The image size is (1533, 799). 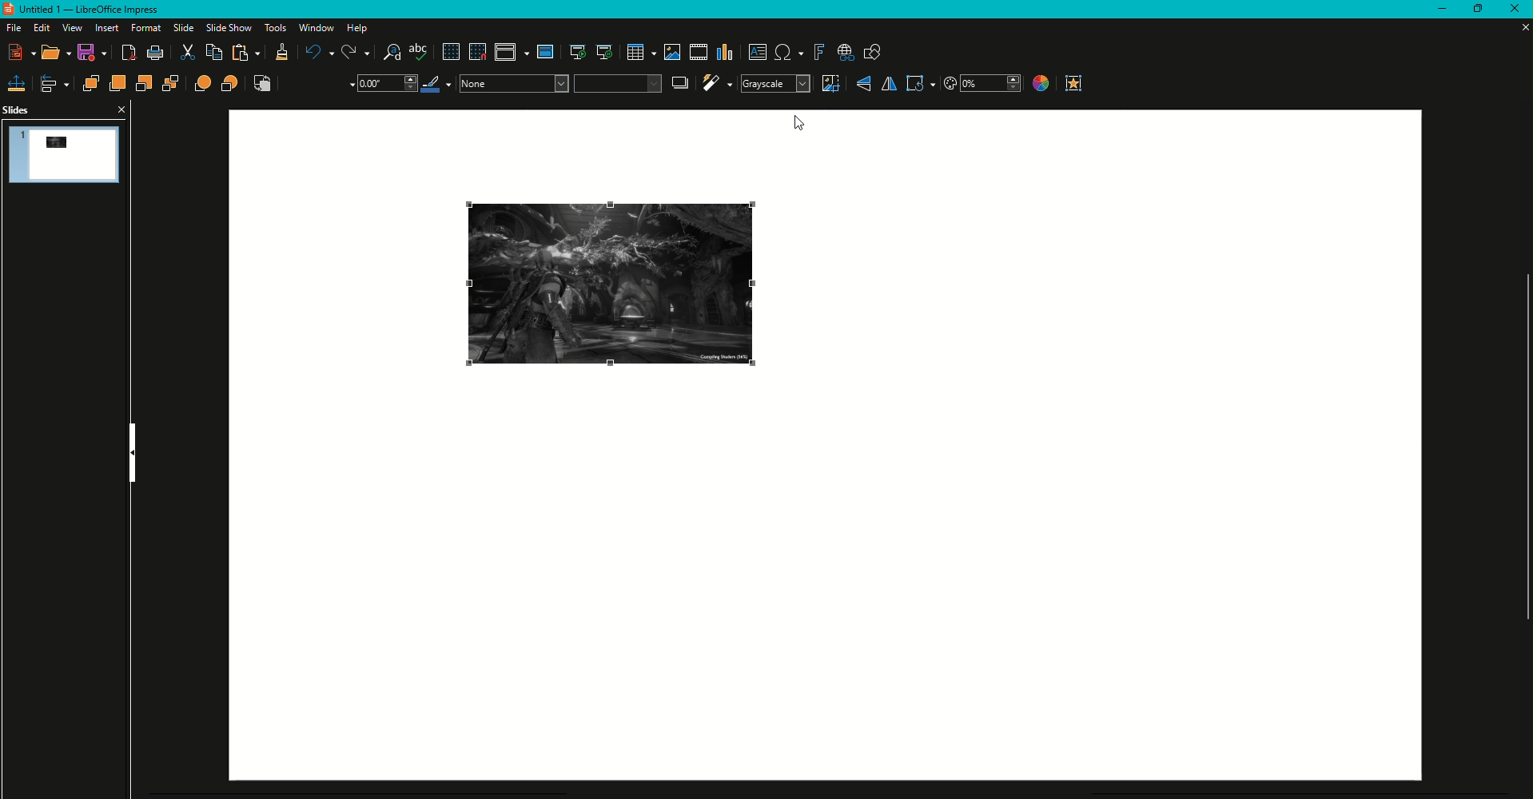 I want to click on Snap to Grid, so click(x=477, y=52).